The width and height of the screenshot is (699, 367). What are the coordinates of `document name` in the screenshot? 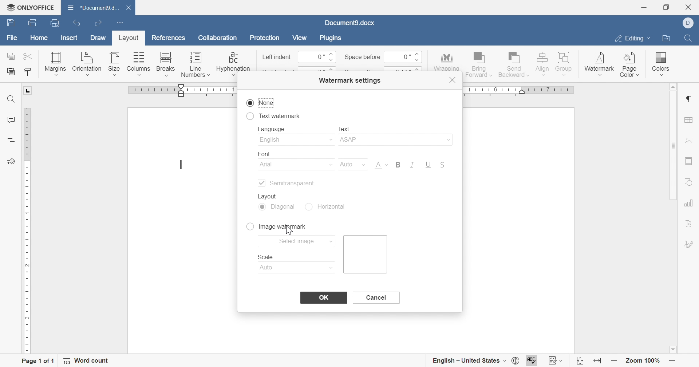 It's located at (349, 23).